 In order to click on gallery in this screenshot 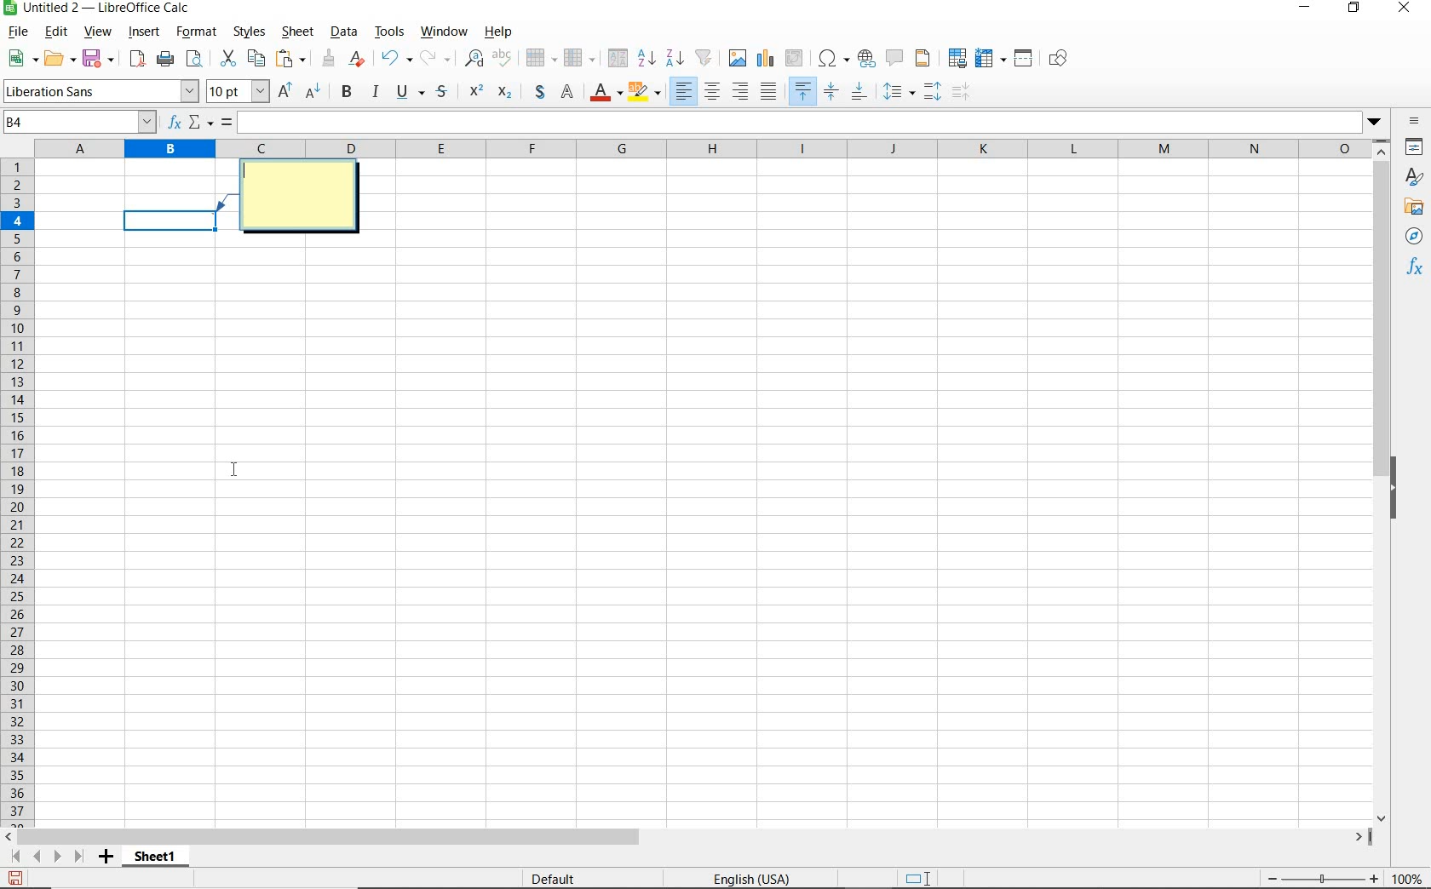, I will do `click(1415, 205)`.